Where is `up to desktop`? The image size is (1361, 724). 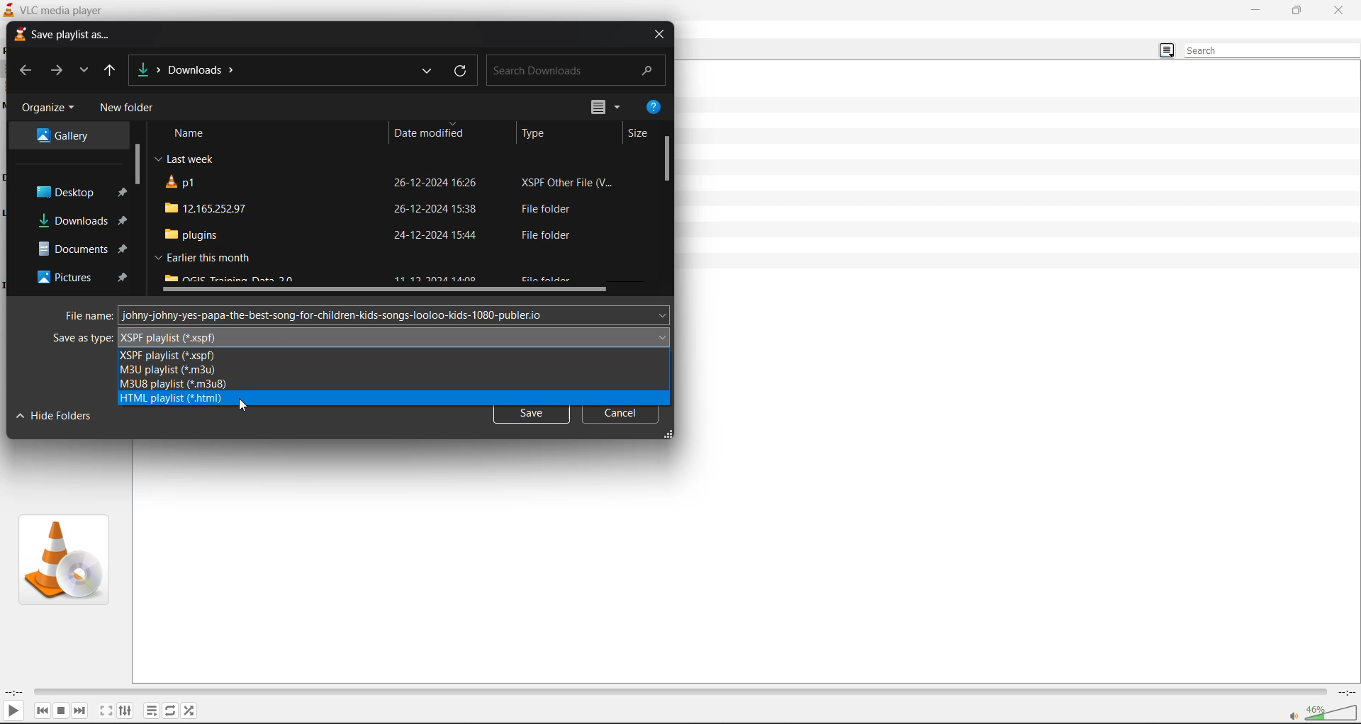
up to desktop is located at coordinates (114, 72).